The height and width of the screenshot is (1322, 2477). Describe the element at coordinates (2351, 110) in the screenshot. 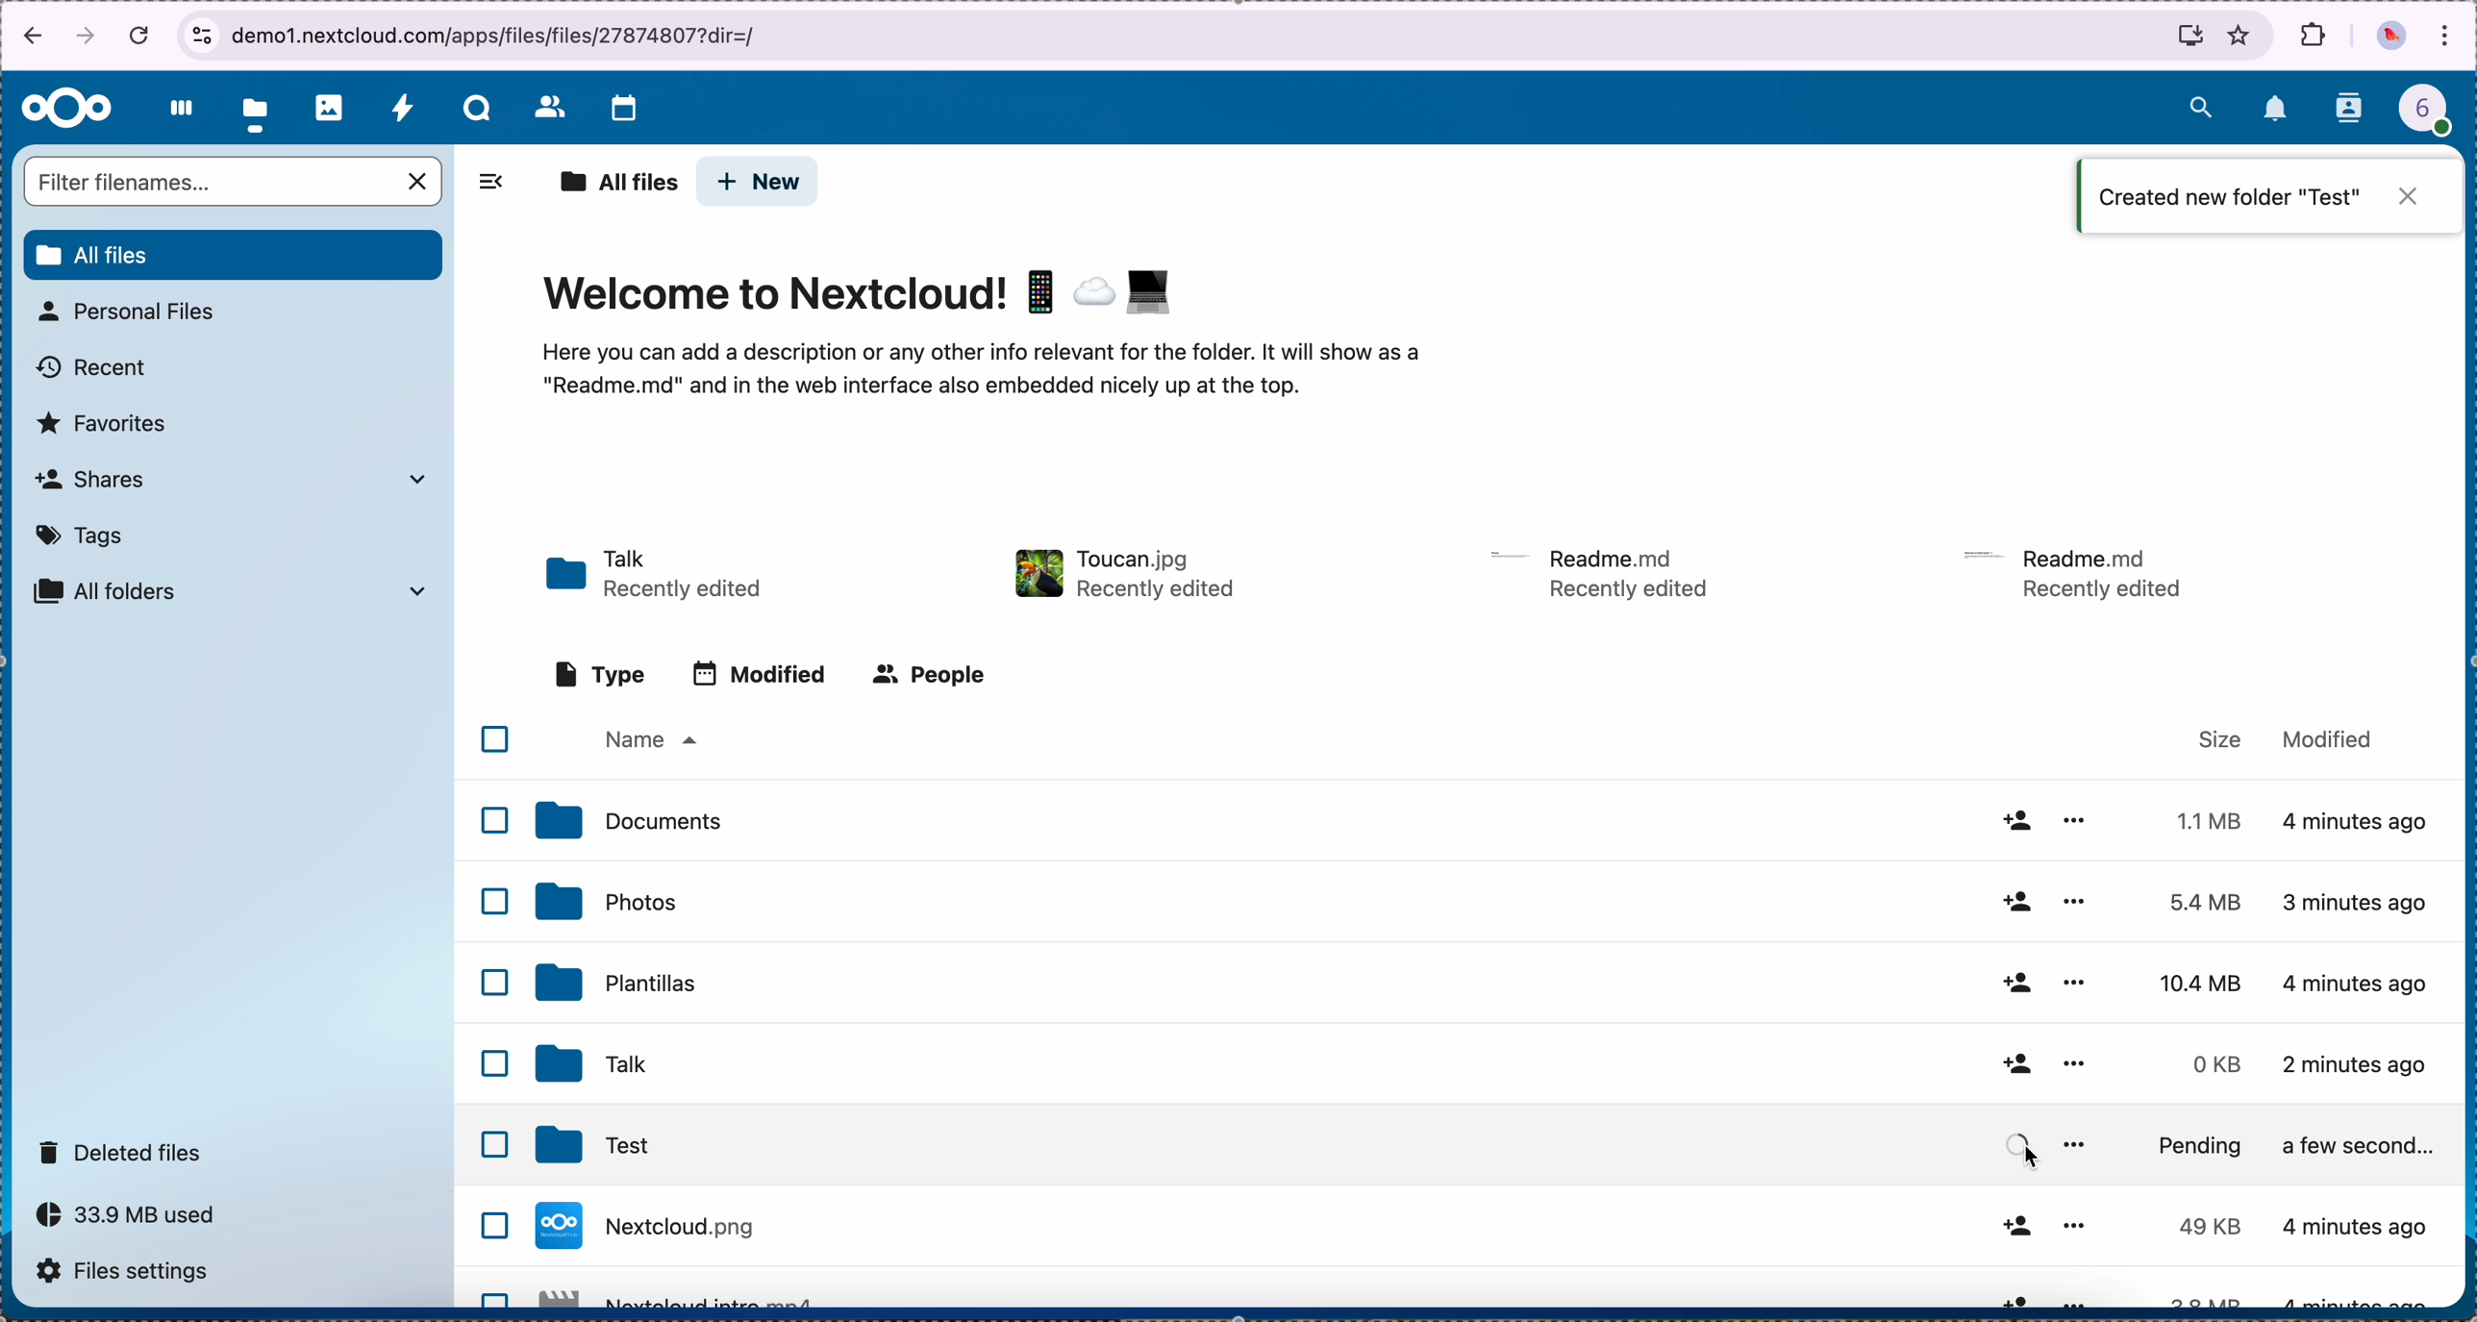

I see `contacts` at that location.